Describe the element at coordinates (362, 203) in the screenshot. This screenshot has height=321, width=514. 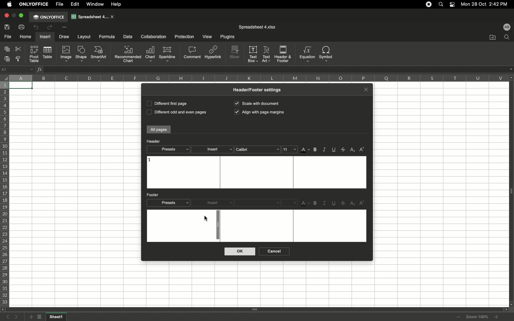
I see `Superscript` at that location.